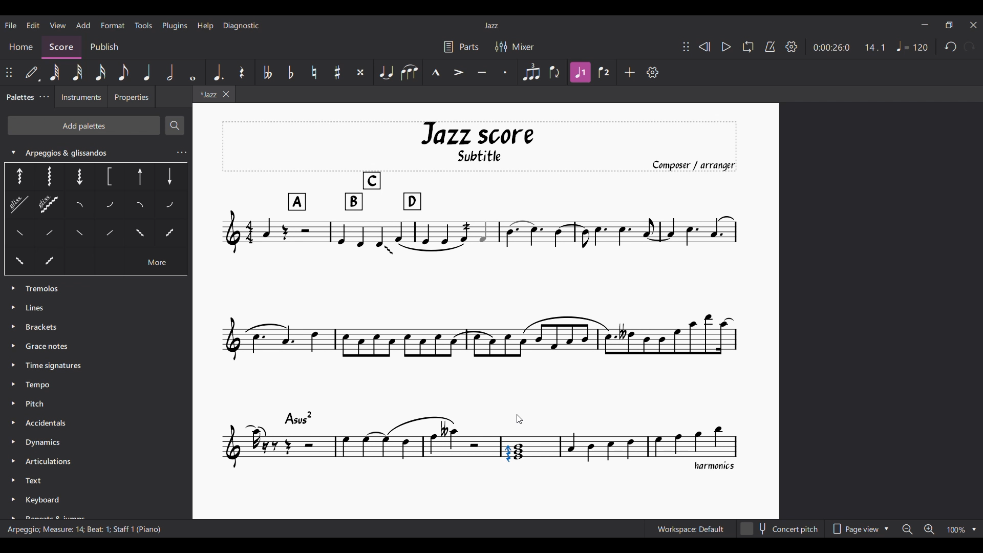  Describe the element at coordinates (40, 384) in the screenshot. I see `Tempo` at that location.